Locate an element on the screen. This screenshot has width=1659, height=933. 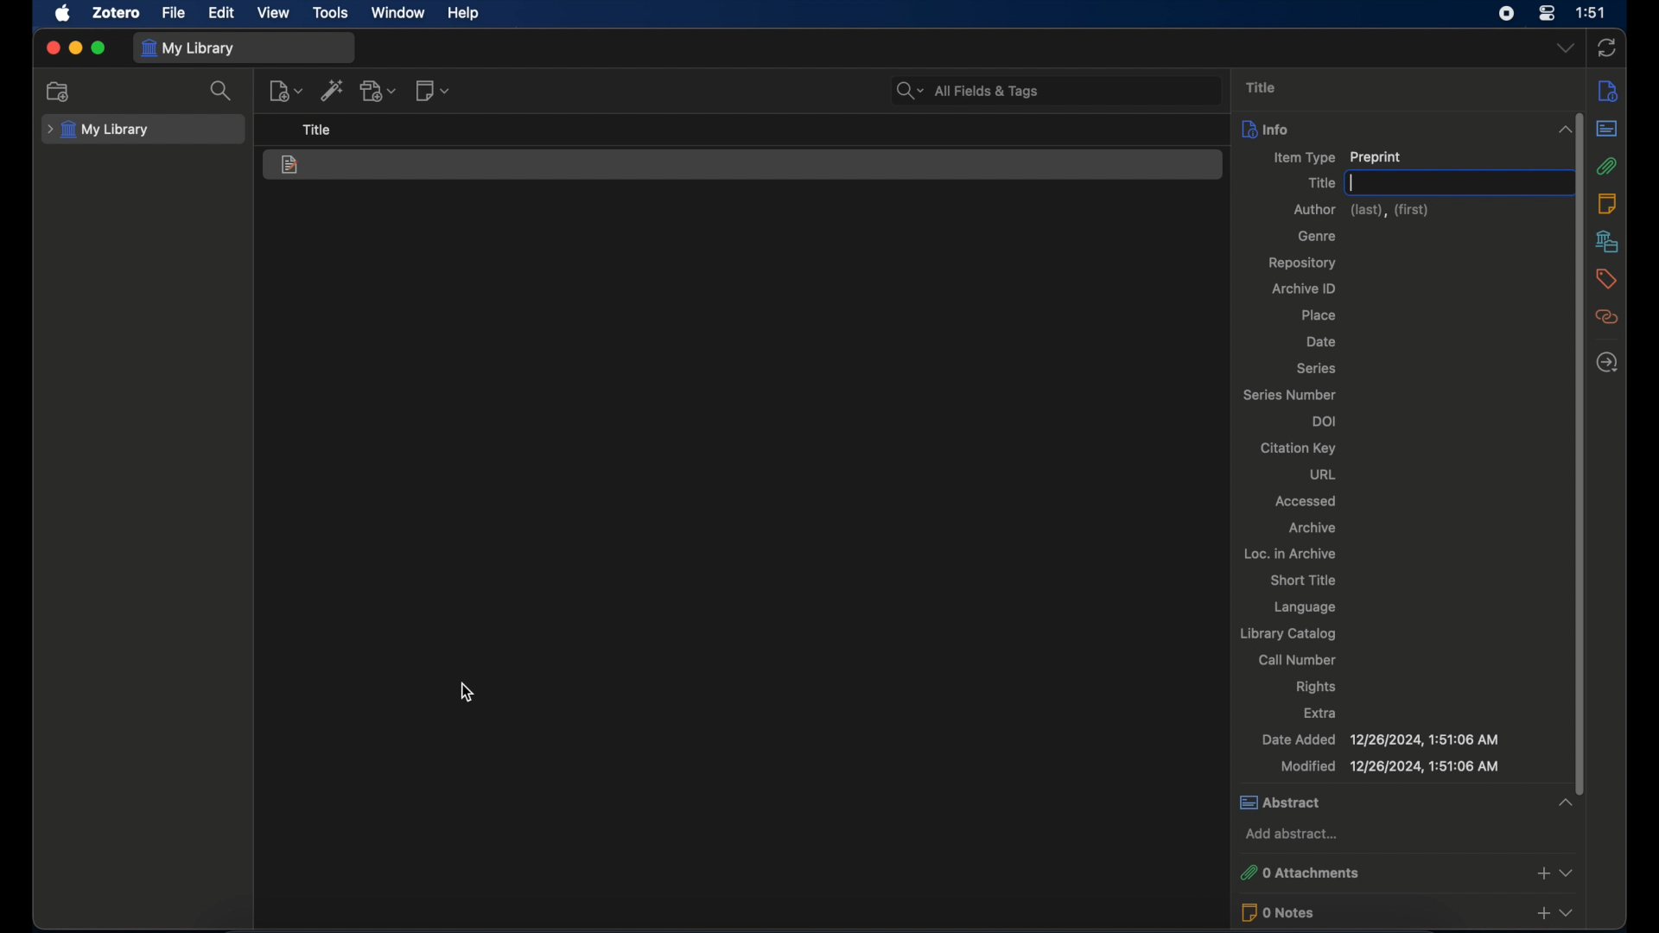
oc. in archive is located at coordinates (1287, 553).